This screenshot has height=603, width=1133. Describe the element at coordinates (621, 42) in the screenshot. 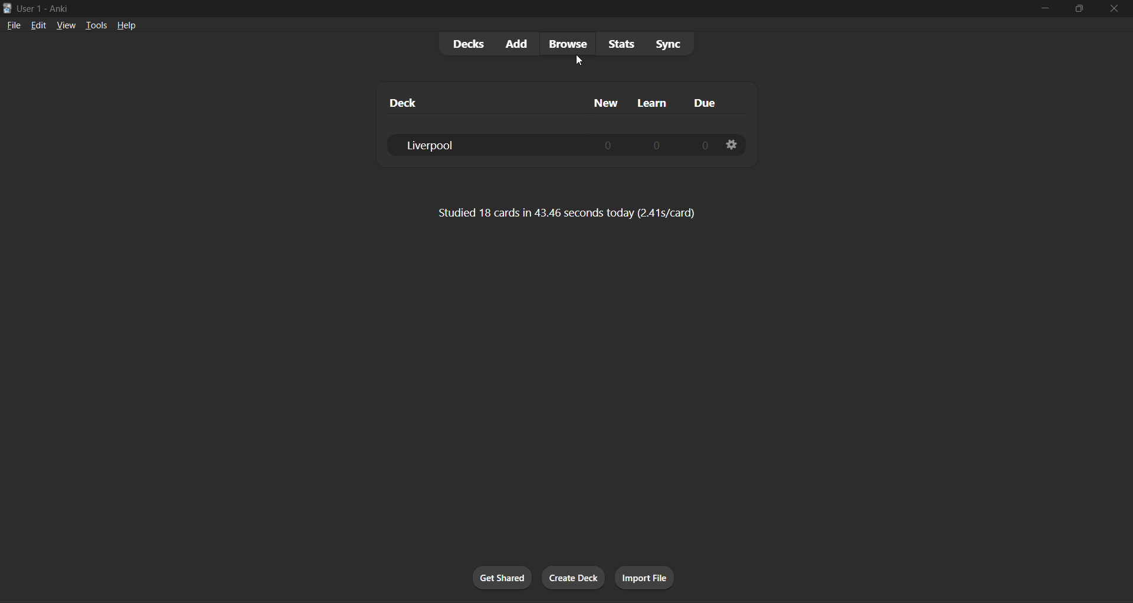

I see `stats` at that location.